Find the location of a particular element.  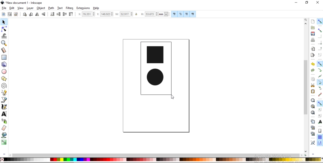

spray objects by sculpting or painting is located at coordinates (4, 121).